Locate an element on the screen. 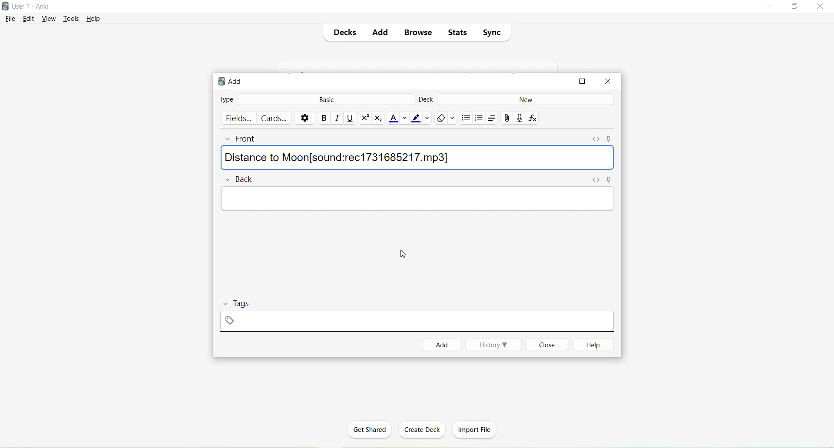 Image resolution: width=834 pixels, height=448 pixels. Distance to Moon is located at coordinates (265, 156).